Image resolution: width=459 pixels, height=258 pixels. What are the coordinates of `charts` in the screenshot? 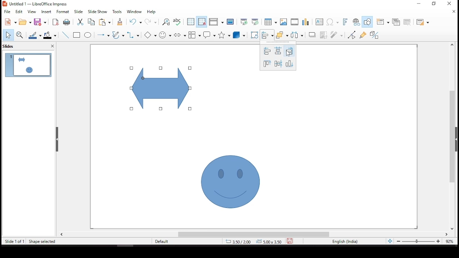 It's located at (307, 22).